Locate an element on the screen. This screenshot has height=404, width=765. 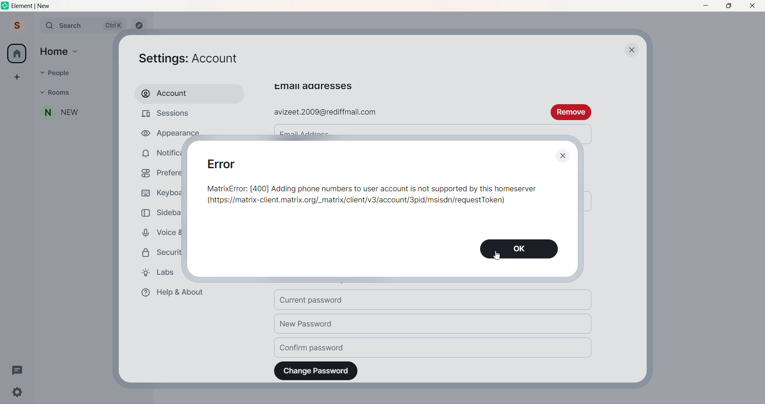
Title  is located at coordinates (38, 6).